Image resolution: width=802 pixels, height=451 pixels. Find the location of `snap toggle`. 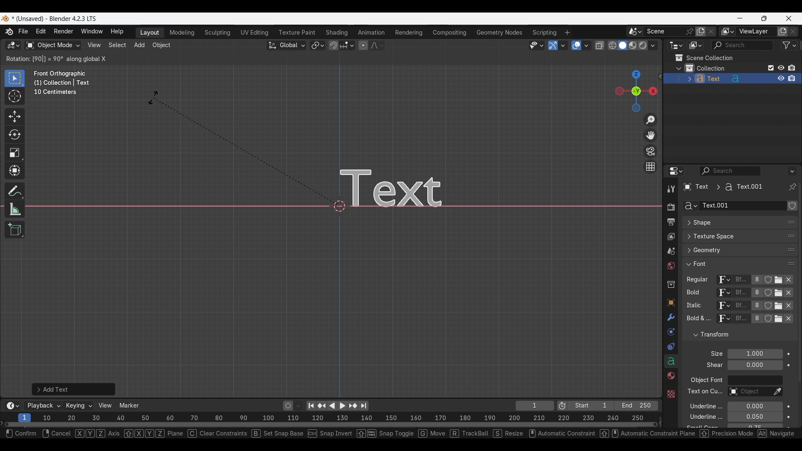

snap toggle is located at coordinates (385, 434).